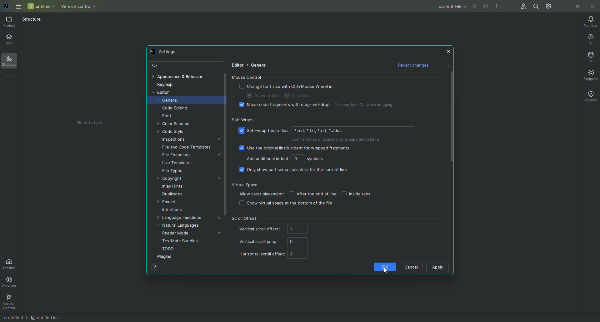 The image size is (600, 322). What do you see at coordinates (11, 22) in the screenshot?
I see `Project` at bounding box center [11, 22].